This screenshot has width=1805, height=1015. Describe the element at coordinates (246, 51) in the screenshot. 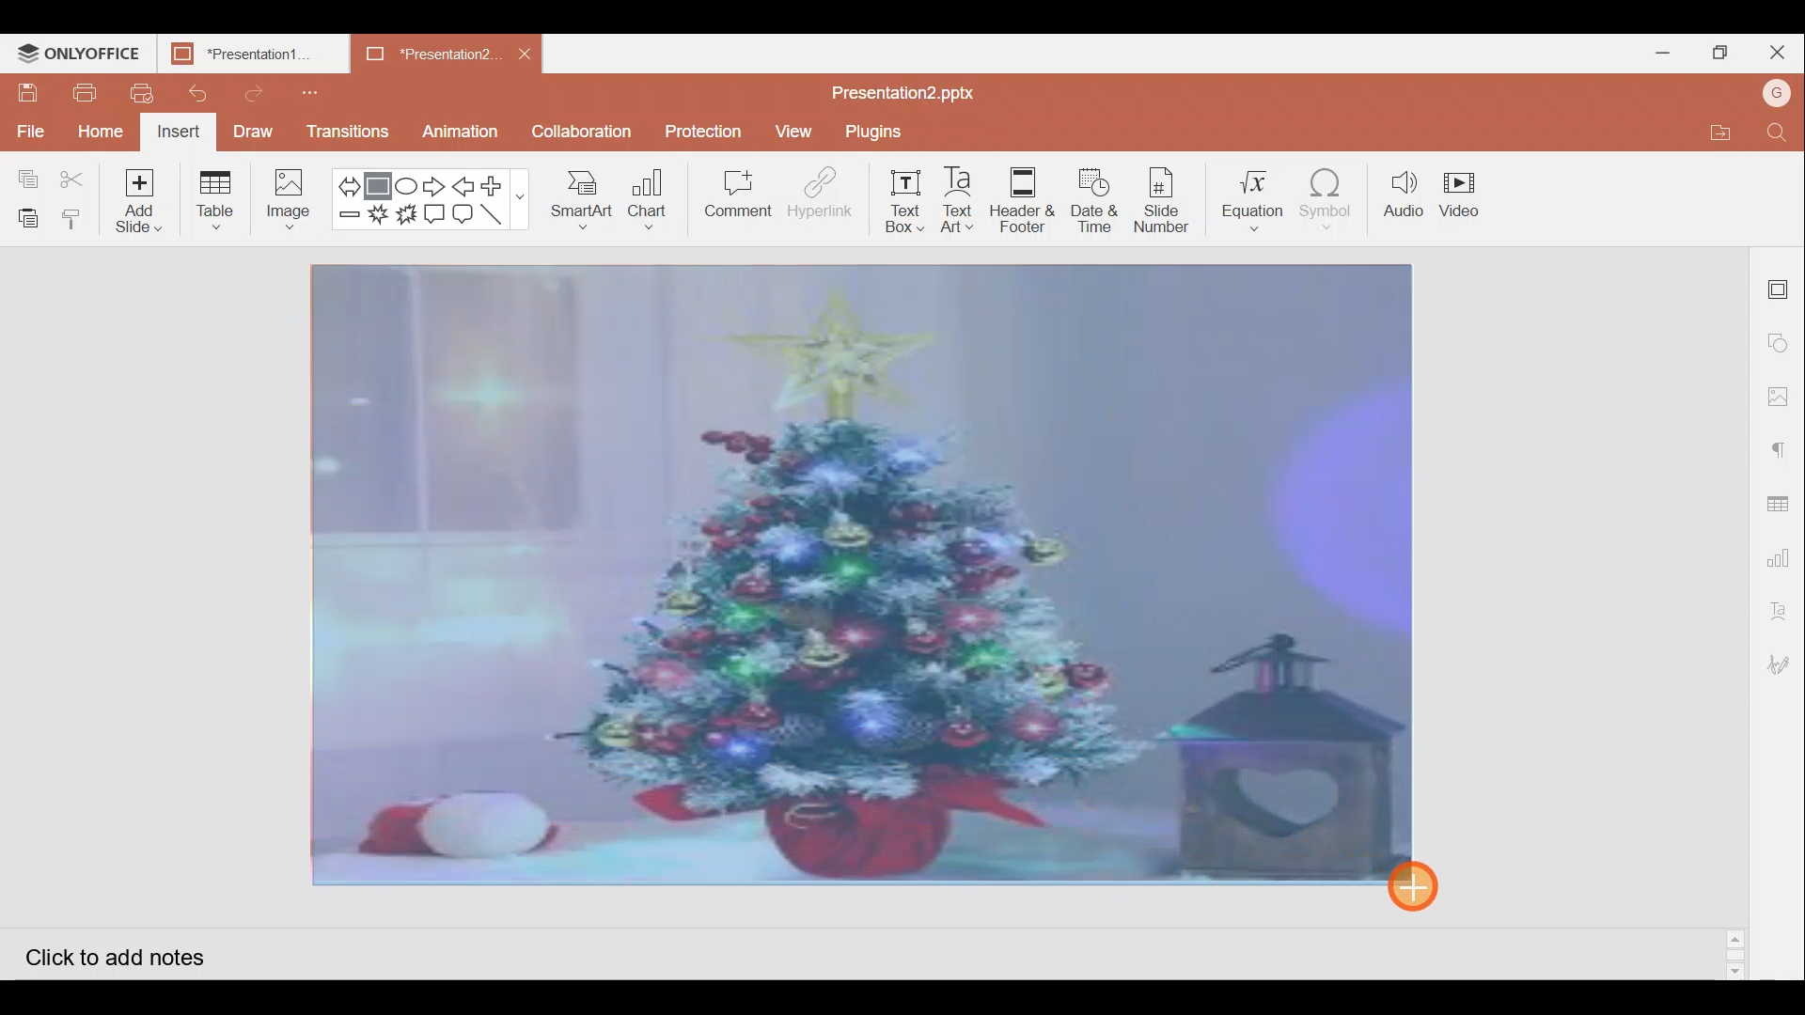

I see `Presentation1.` at that location.